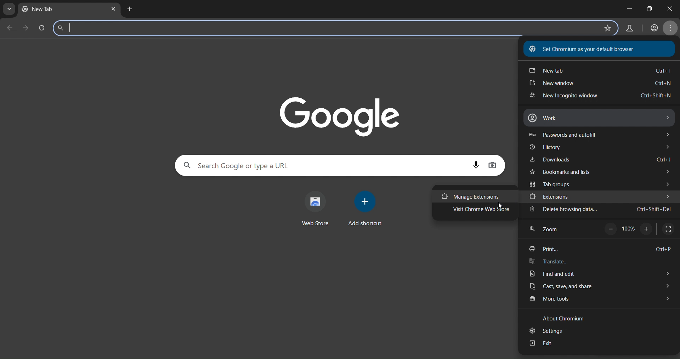  Describe the element at coordinates (600, 96) in the screenshot. I see `new incognito window` at that location.